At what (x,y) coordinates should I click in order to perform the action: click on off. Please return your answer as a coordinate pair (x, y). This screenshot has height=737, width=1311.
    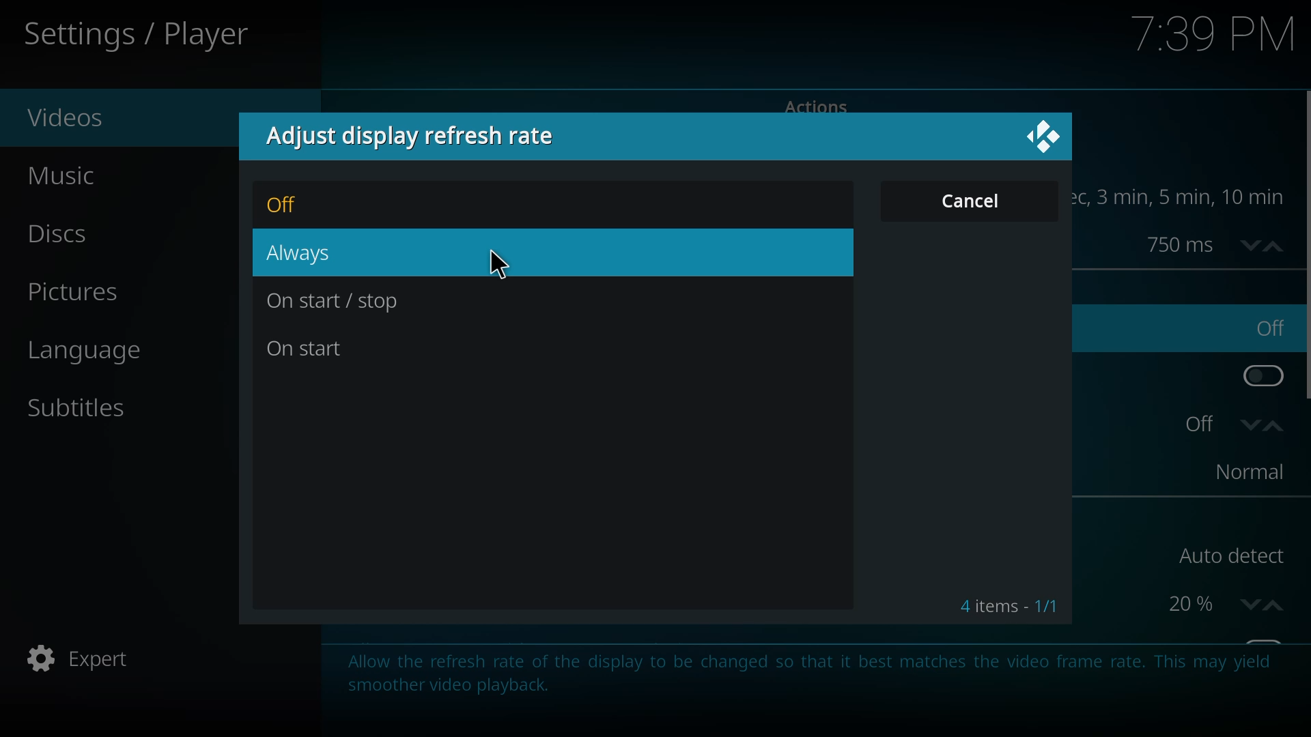
    Looking at the image, I should click on (1270, 328).